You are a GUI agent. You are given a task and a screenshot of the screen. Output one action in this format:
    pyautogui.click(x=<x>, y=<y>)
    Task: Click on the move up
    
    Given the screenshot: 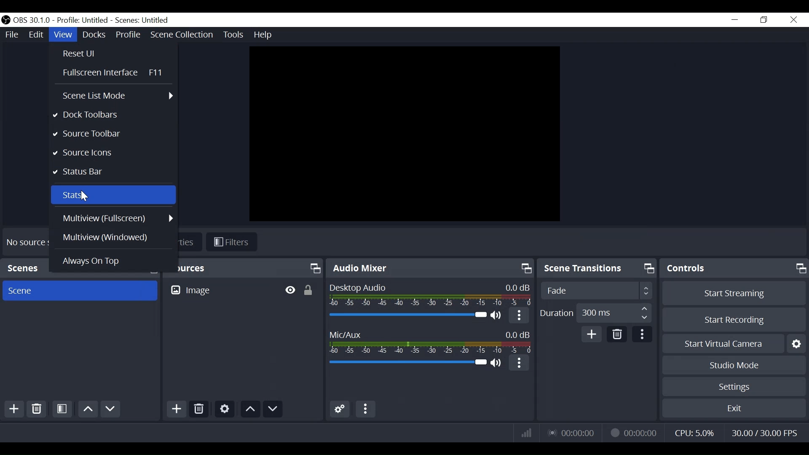 What is the action you would take?
    pyautogui.click(x=88, y=409)
    